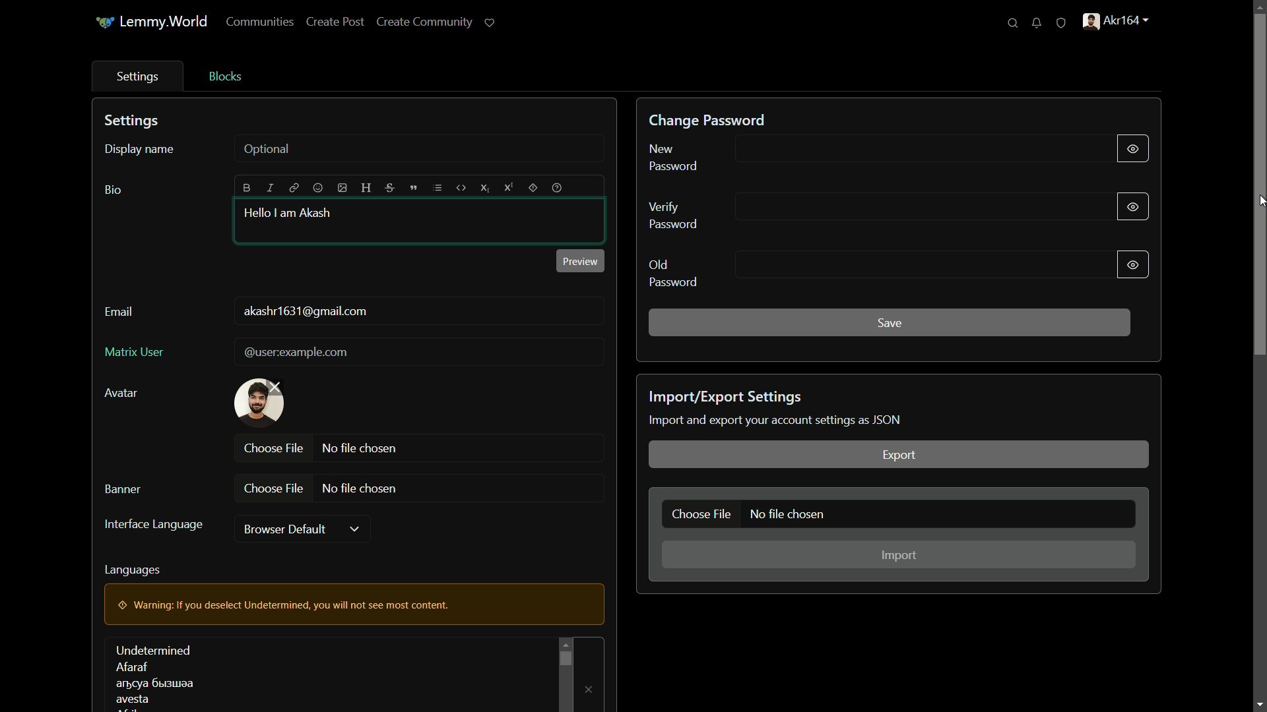  Describe the element at coordinates (586, 689) in the screenshot. I see `remove` at that location.